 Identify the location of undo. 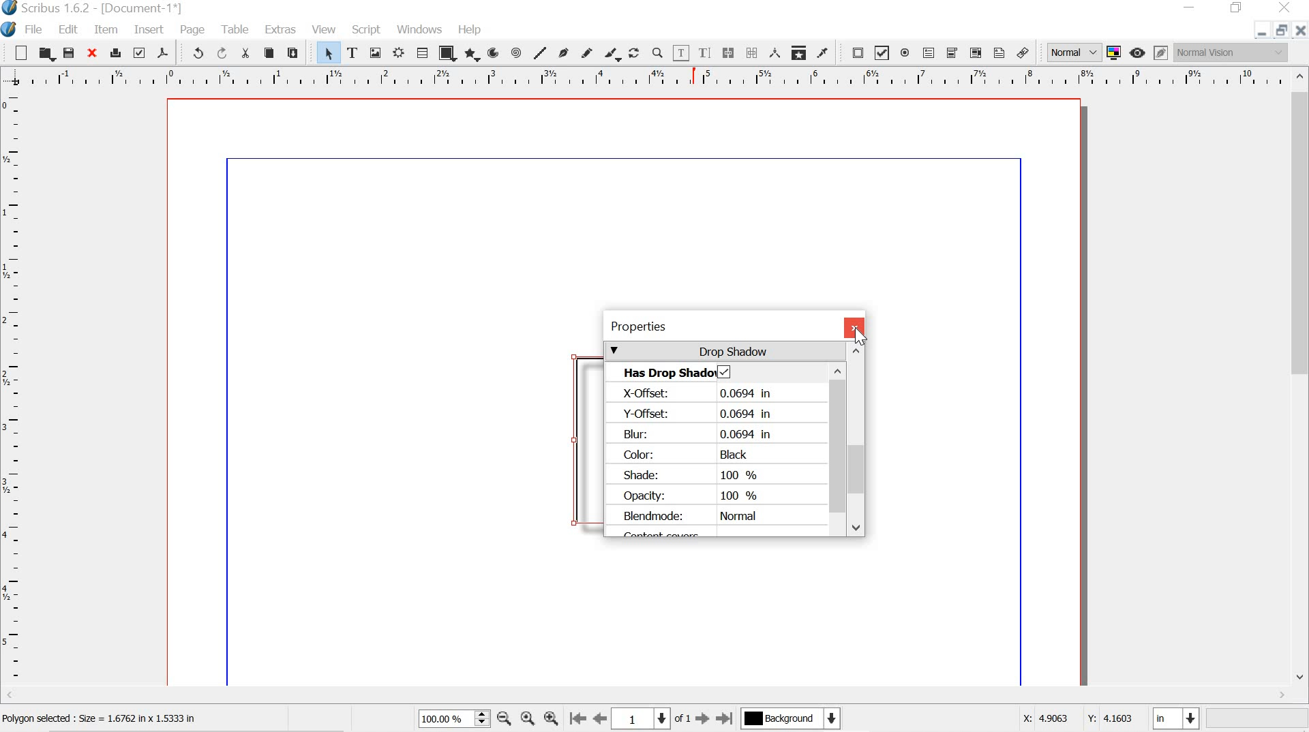
(192, 52).